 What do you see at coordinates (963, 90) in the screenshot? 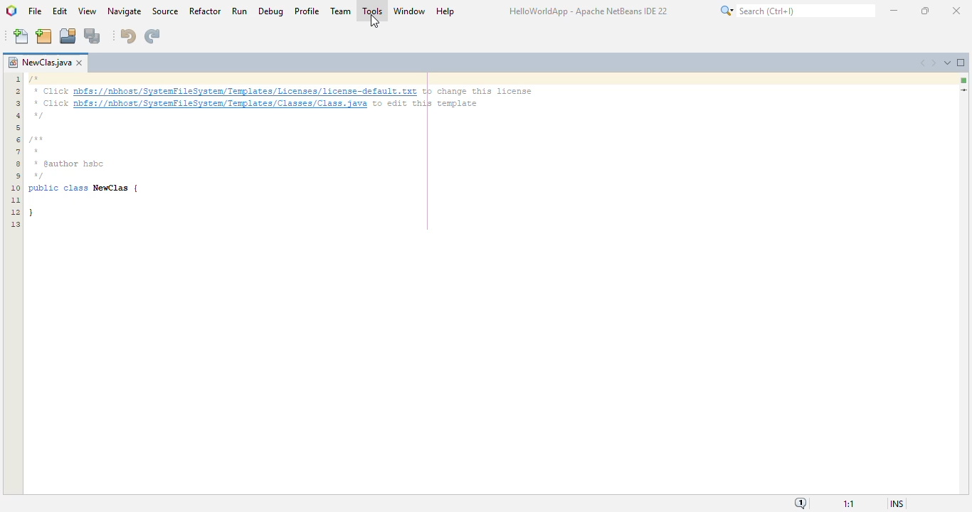
I see `current line` at bounding box center [963, 90].